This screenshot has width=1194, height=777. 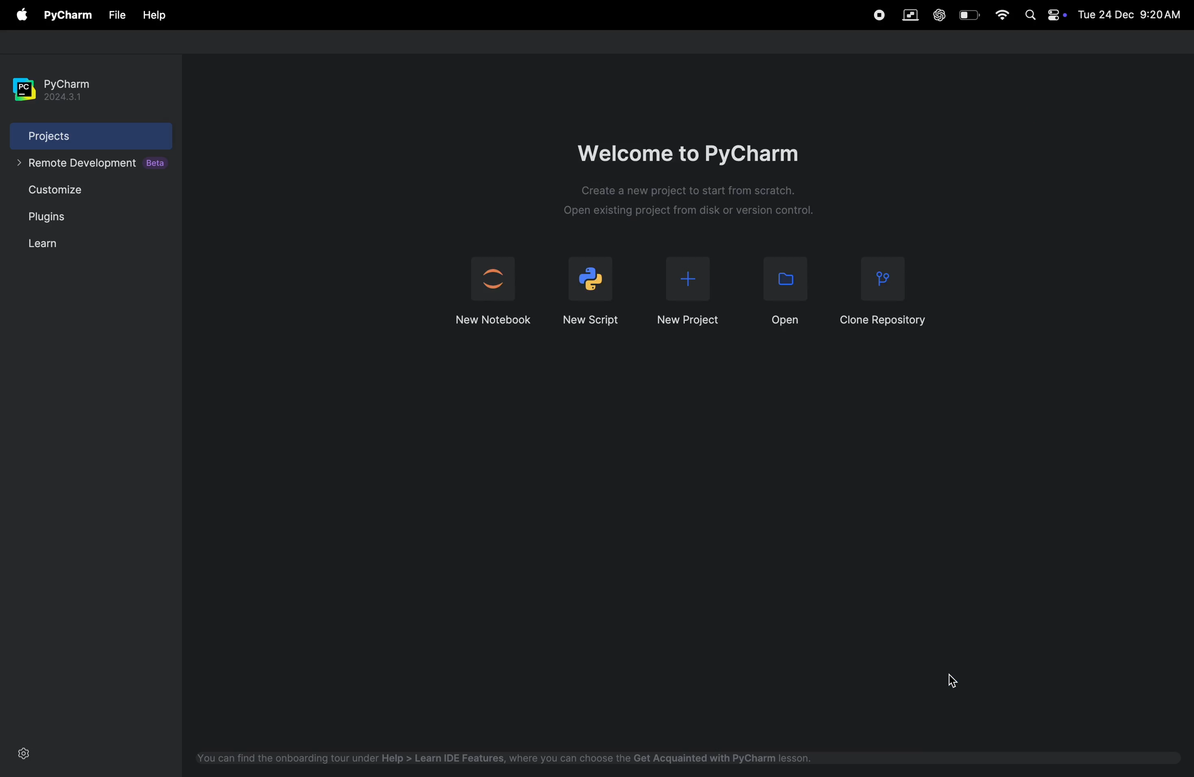 I want to click on plugins, so click(x=67, y=217).